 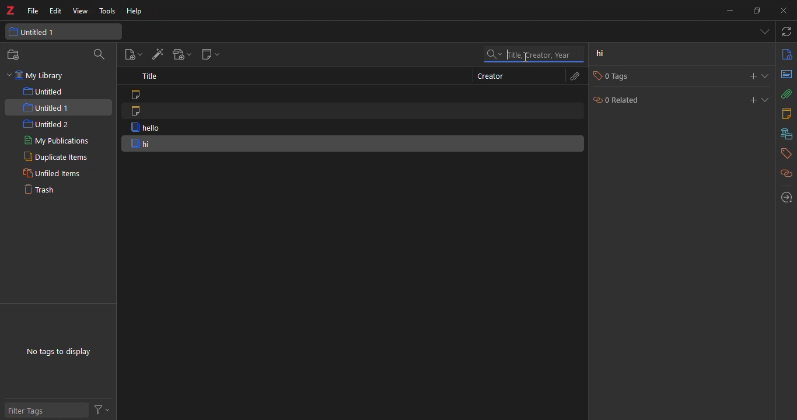 I want to click on add items, so click(x=156, y=55).